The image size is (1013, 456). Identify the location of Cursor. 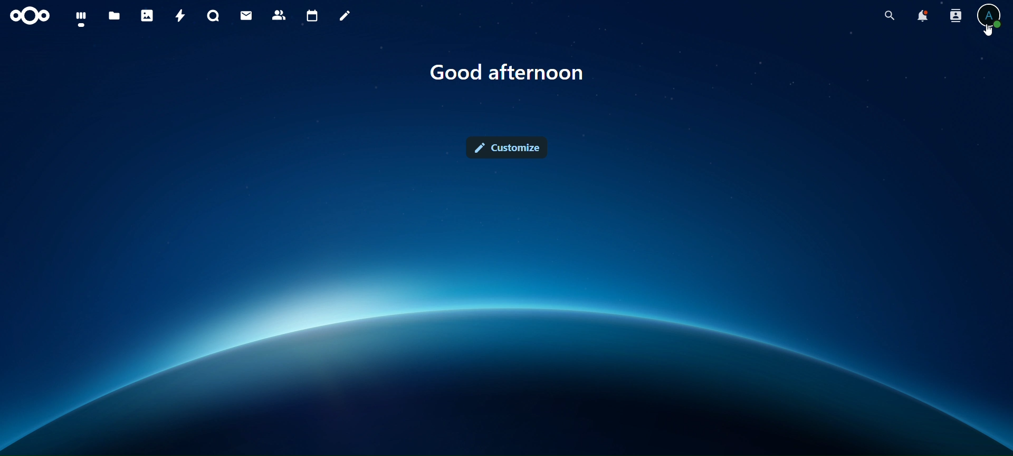
(990, 31).